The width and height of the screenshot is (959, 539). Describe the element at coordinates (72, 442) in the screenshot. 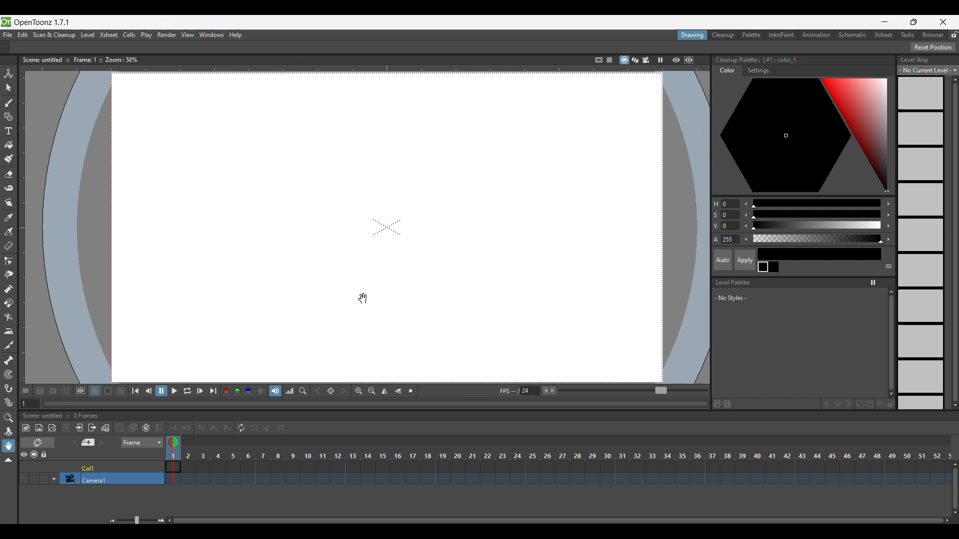

I see `Previous memo` at that location.